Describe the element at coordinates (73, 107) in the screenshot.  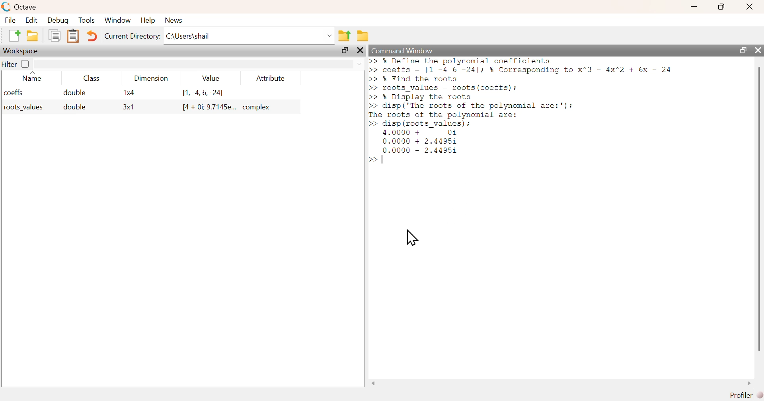
I see `double` at that location.